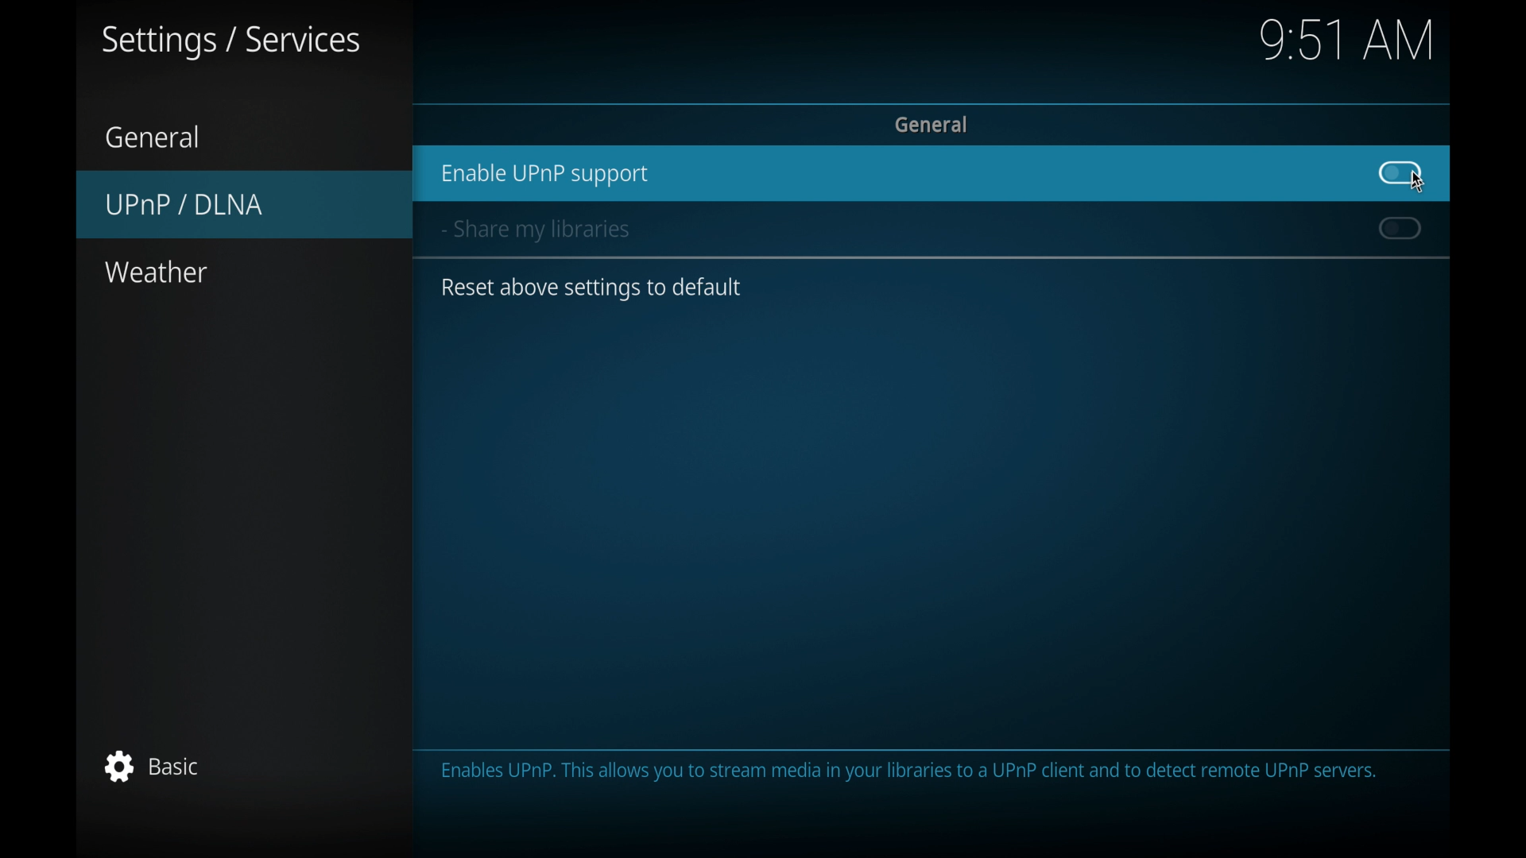 The image size is (1526, 858). What do you see at coordinates (156, 272) in the screenshot?
I see `weather` at bounding box center [156, 272].